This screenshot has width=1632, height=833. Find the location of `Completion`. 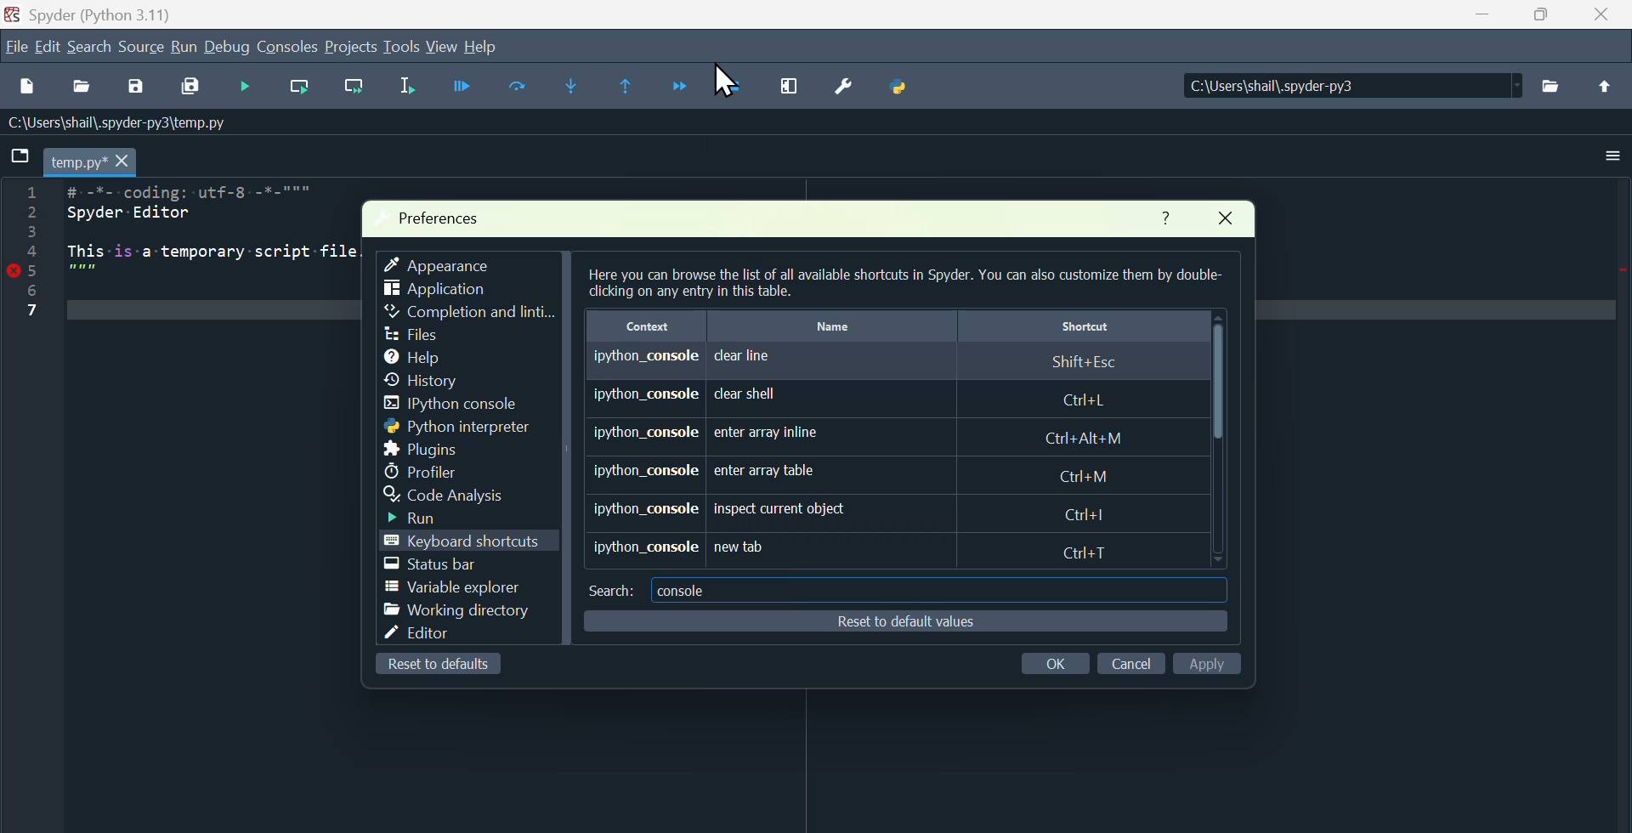

Completion is located at coordinates (470, 312).